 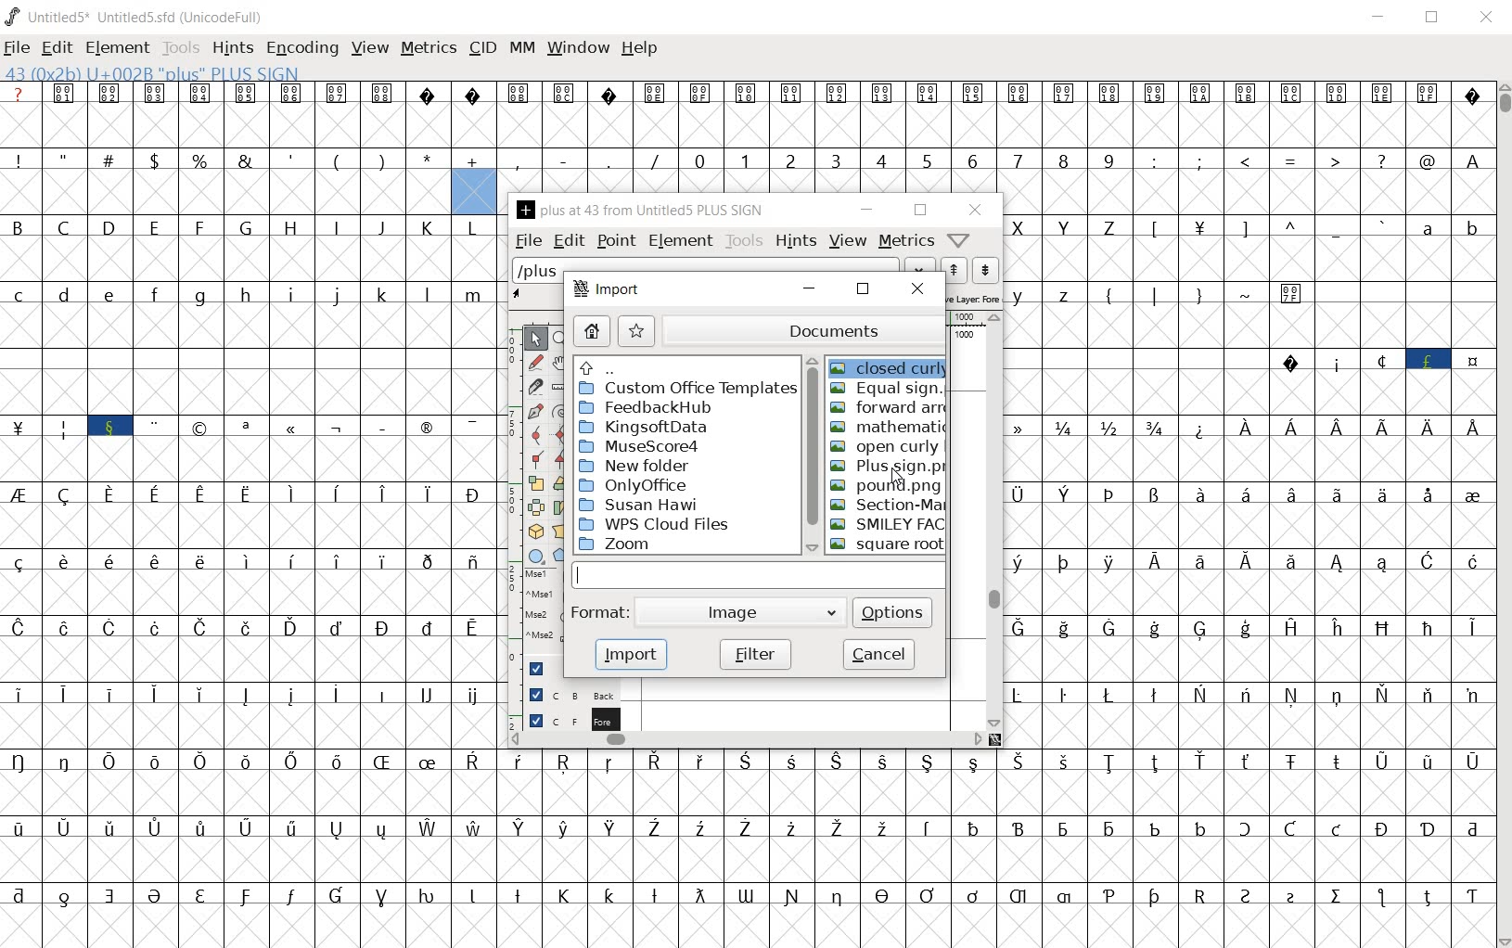 What do you see at coordinates (232, 49) in the screenshot?
I see `hints` at bounding box center [232, 49].